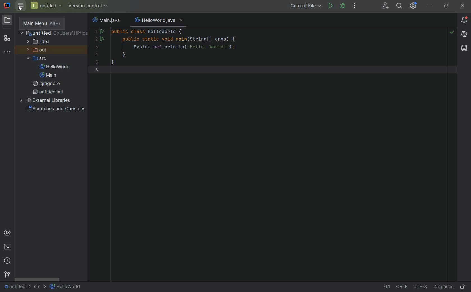 The height and width of the screenshot is (292, 471). I want to click on notifications, so click(464, 20).